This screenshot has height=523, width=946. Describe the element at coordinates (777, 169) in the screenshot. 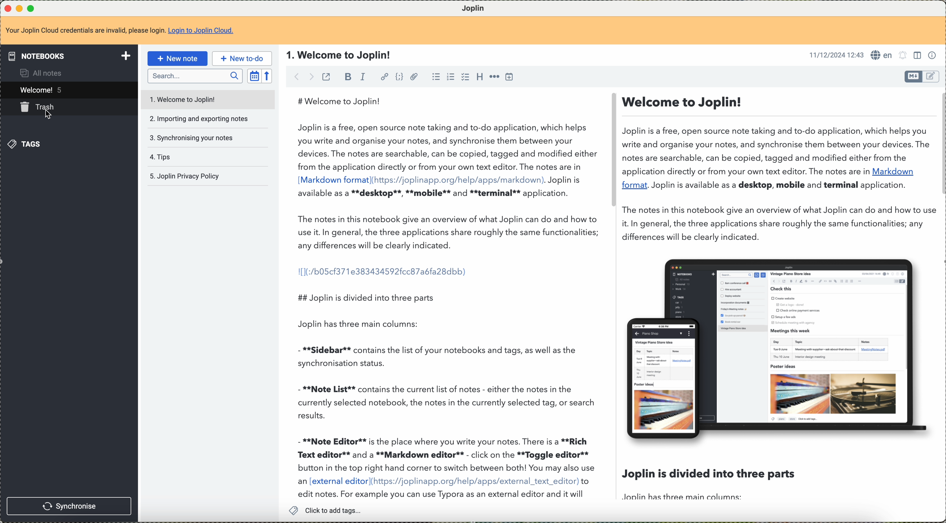

I see `Welcome to Joplin! Joplin is a free, open source note taking and to-do application, which helps youite and organise your notes, and synchronise them between your devices. Thetes are searchable, can be copied, tagged and modified either from theplication directly or from your own text editor. The notes are in Markdownrmat. Joplin is available as a desktop, mobile and terminal application.e notes in this notebook give an overview of what Joplin can do and how to useIn general, the three applications share roughly the same functionalities; anyferences will be clearly indicated.` at that location.